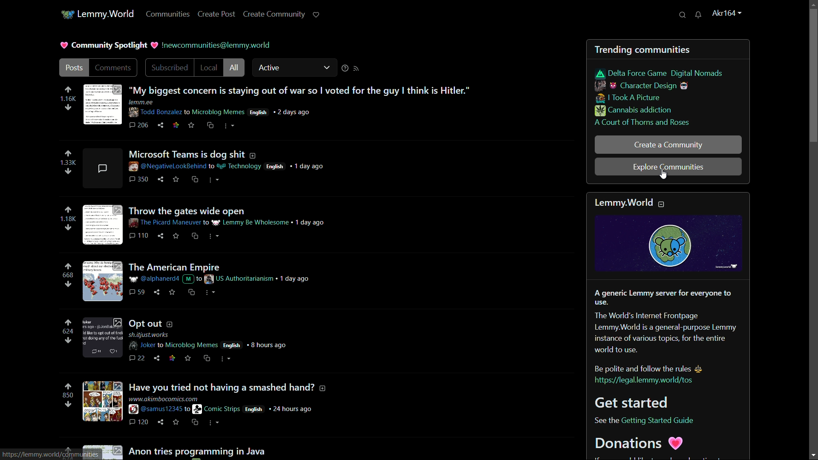 Image resolution: width=818 pixels, height=460 pixels. What do you see at coordinates (161, 422) in the screenshot?
I see `share` at bounding box center [161, 422].